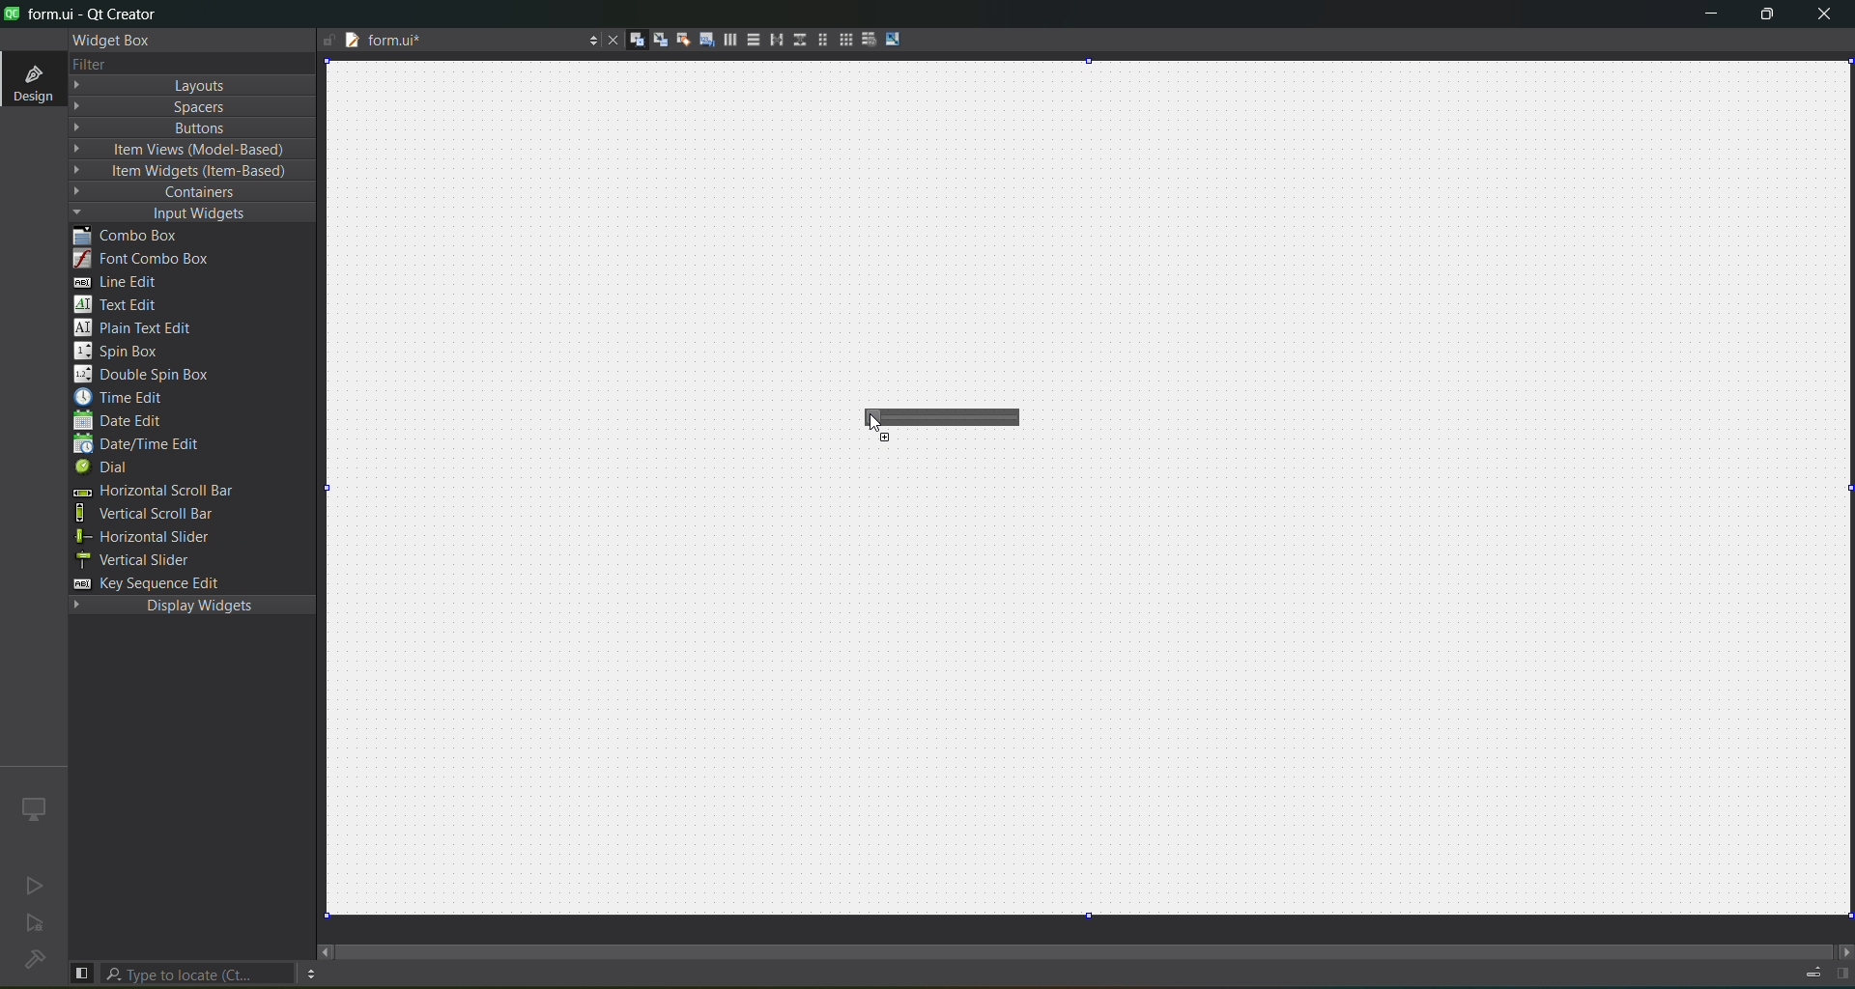  I want to click on close document, so click(611, 39).